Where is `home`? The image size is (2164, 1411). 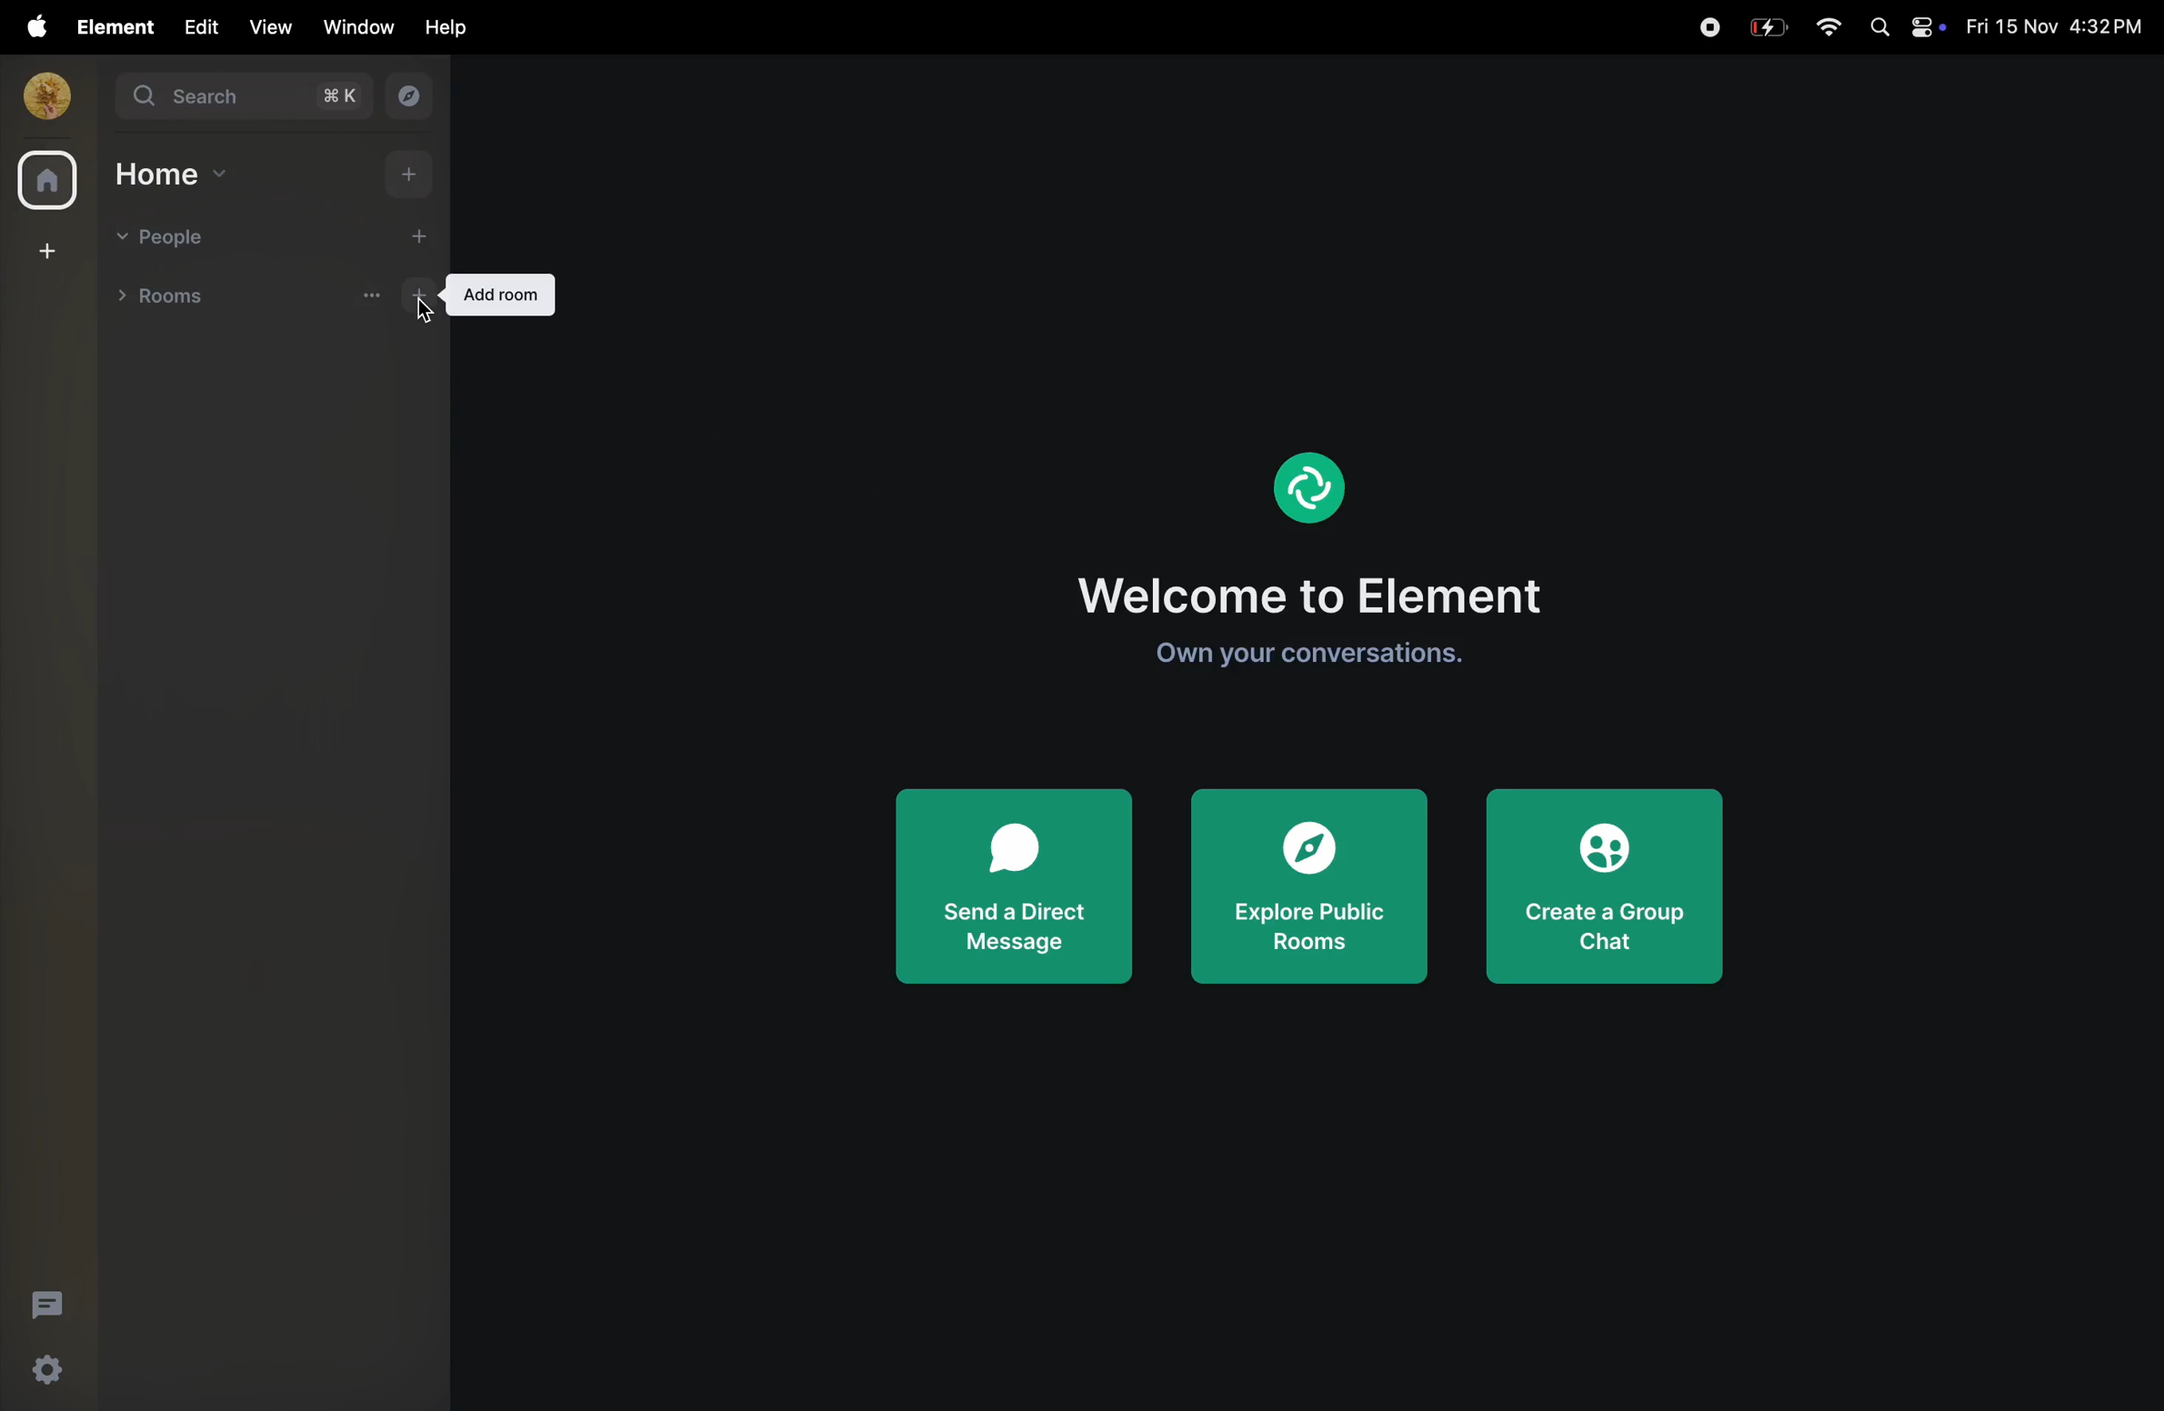
home is located at coordinates (43, 179).